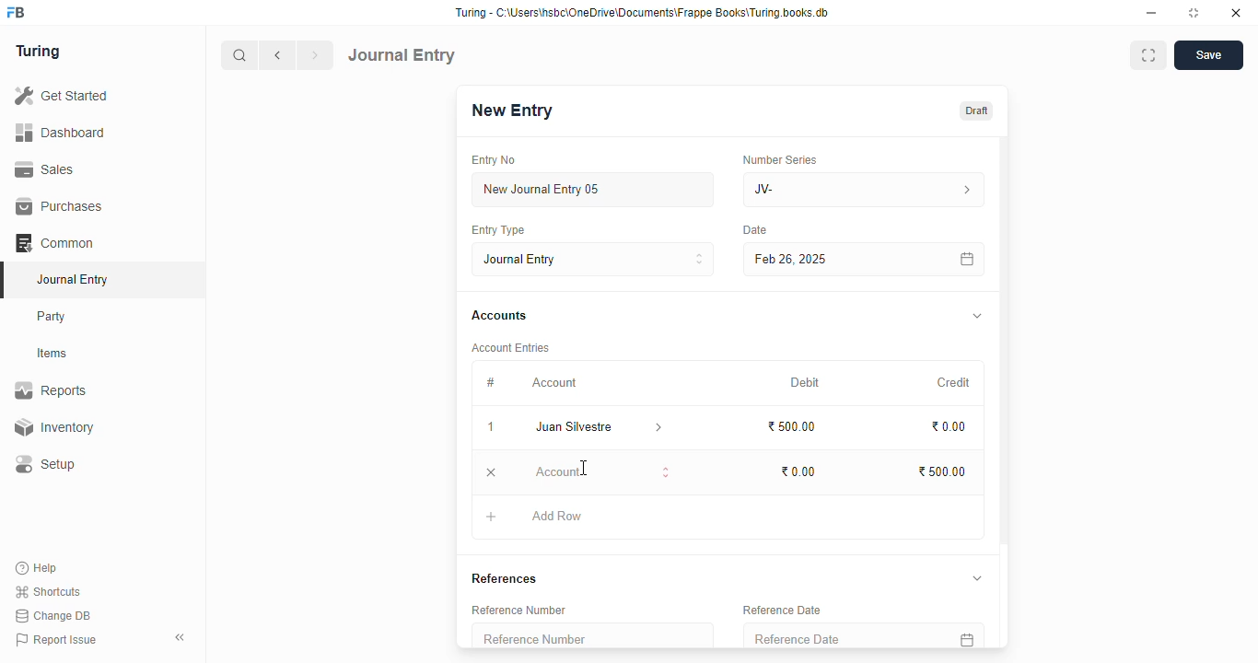  What do you see at coordinates (279, 55) in the screenshot?
I see `previous` at bounding box center [279, 55].